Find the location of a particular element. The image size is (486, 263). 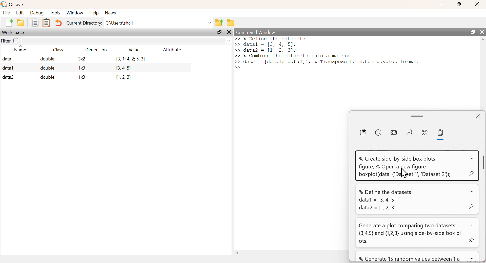

New File is located at coordinates (9, 23).